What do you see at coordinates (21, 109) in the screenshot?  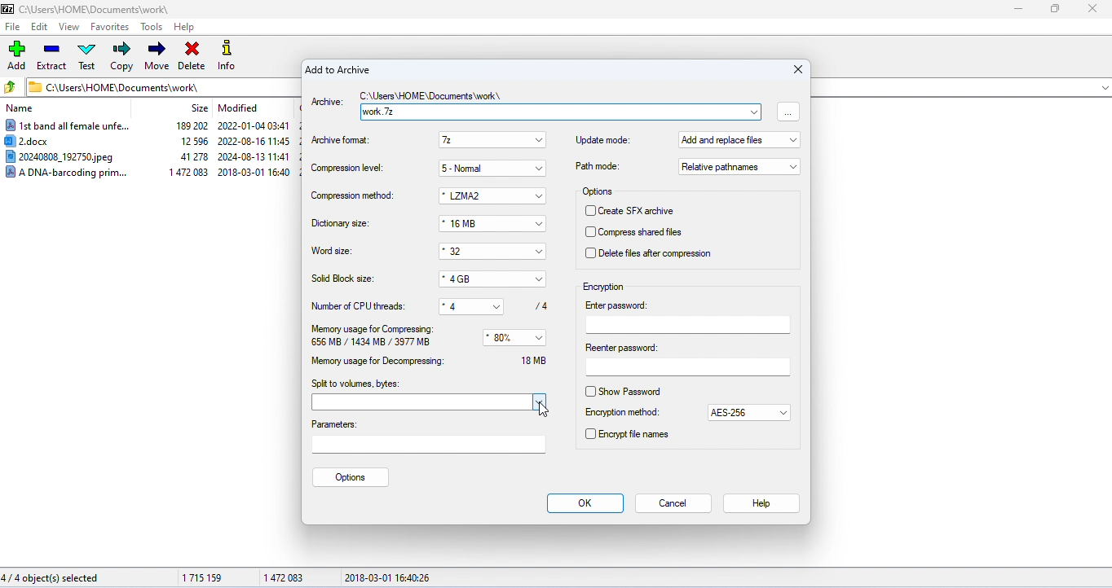 I see `name` at bounding box center [21, 109].